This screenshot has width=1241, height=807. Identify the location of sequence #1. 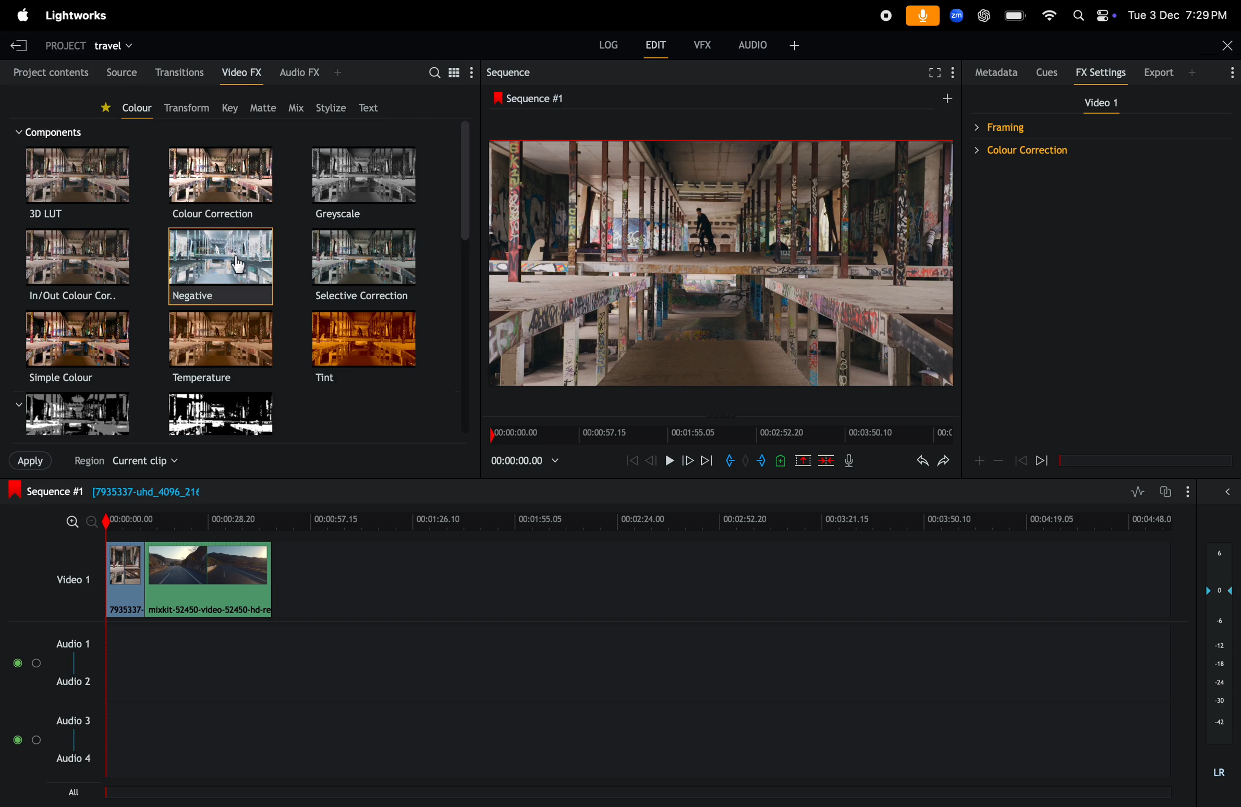
(120, 491).